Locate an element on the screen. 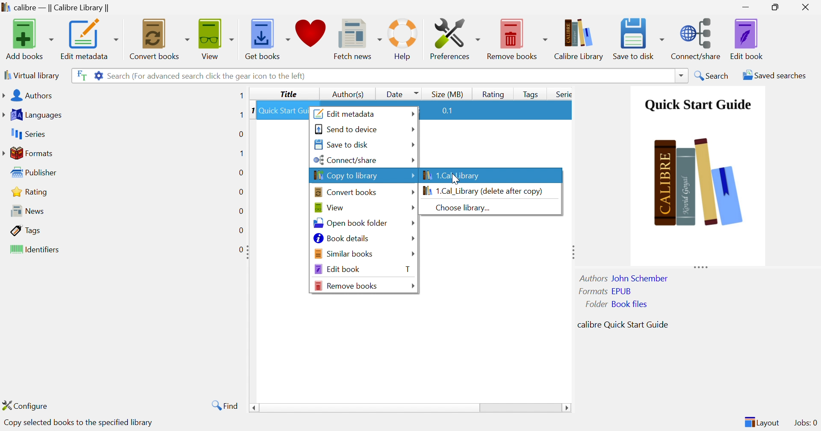  View is located at coordinates (327, 206).